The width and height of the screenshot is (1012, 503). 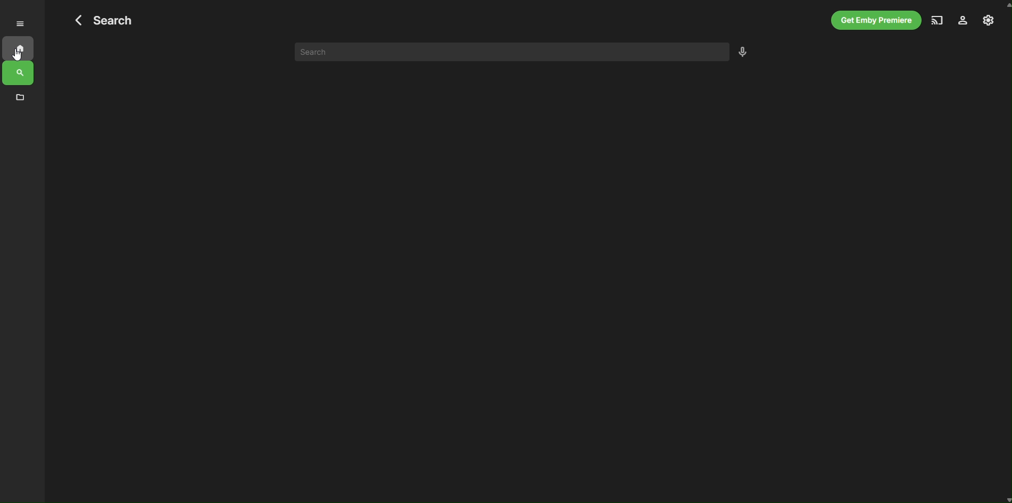 What do you see at coordinates (504, 52) in the screenshot?
I see `search` at bounding box center [504, 52].